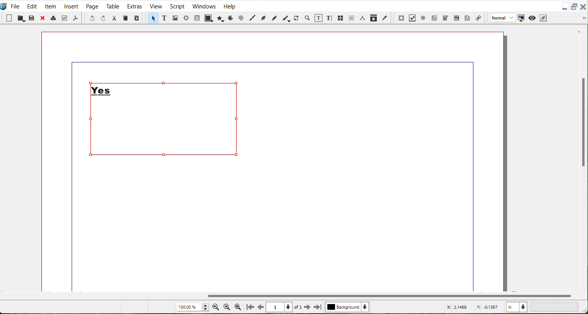 This screenshot has height=314, width=588. What do you see at coordinates (152, 18) in the screenshot?
I see `Select Item` at bounding box center [152, 18].